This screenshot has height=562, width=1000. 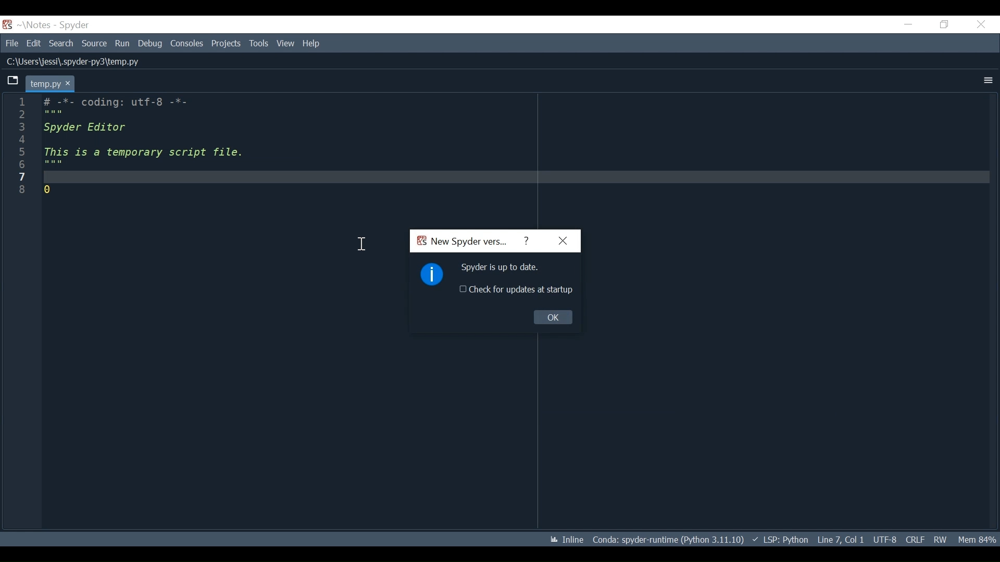 I want to click on Memory Usage, so click(x=979, y=539).